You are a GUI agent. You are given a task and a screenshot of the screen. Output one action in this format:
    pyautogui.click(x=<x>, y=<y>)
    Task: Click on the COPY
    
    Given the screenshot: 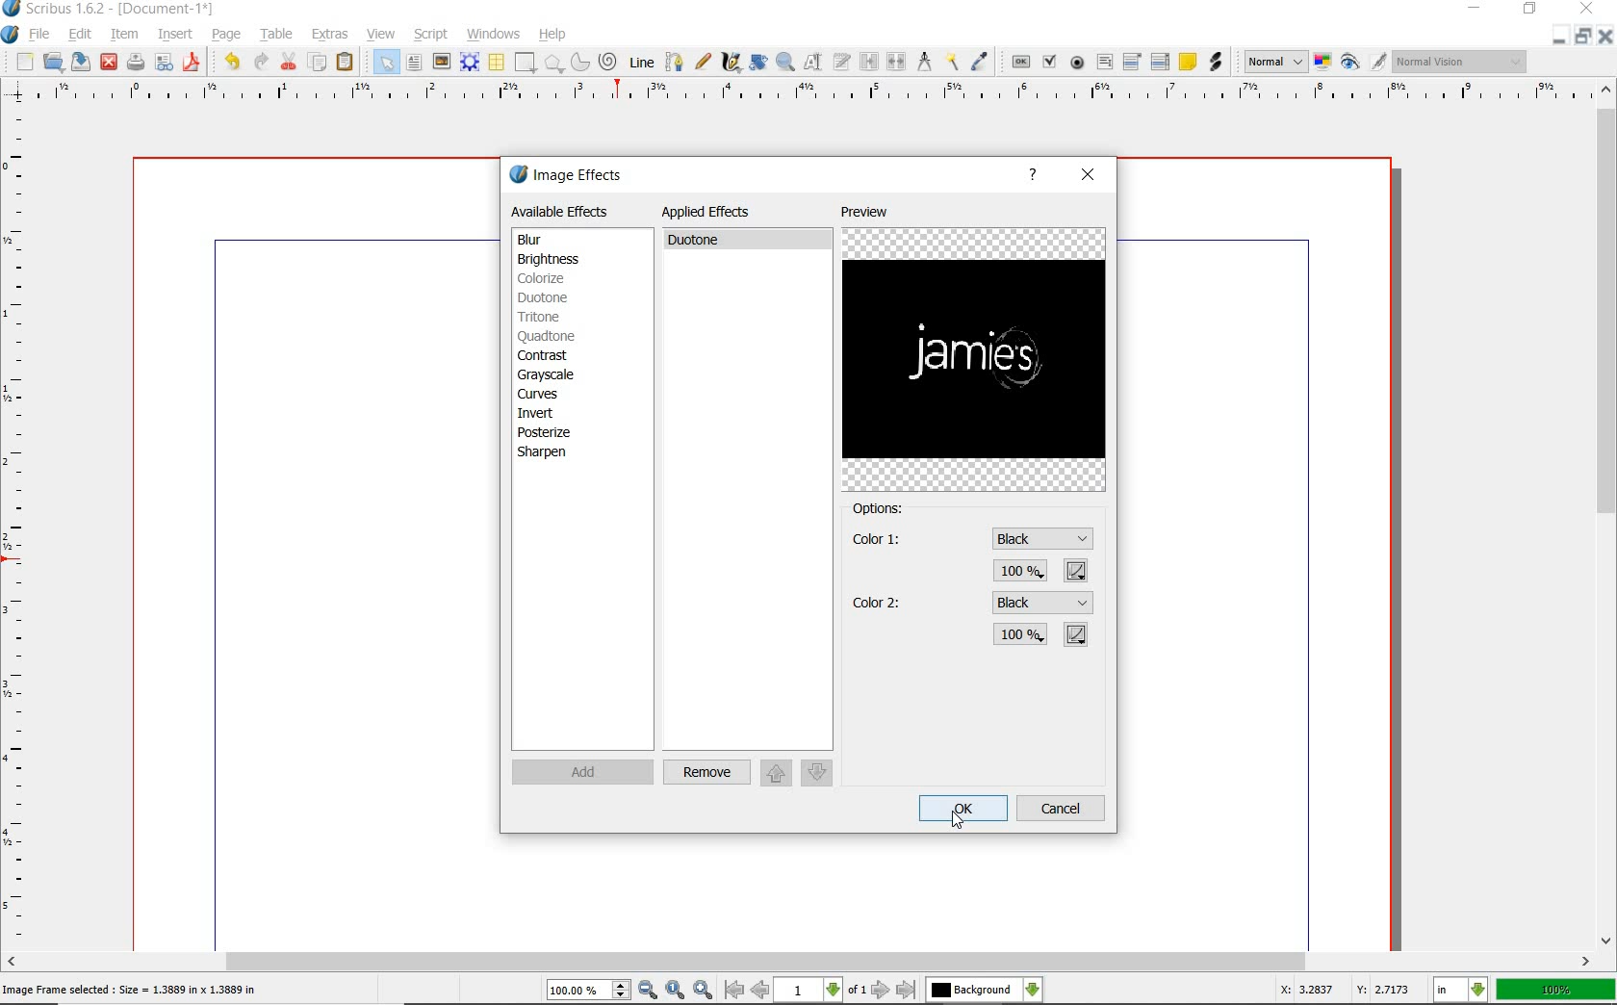 What is the action you would take?
    pyautogui.click(x=318, y=65)
    